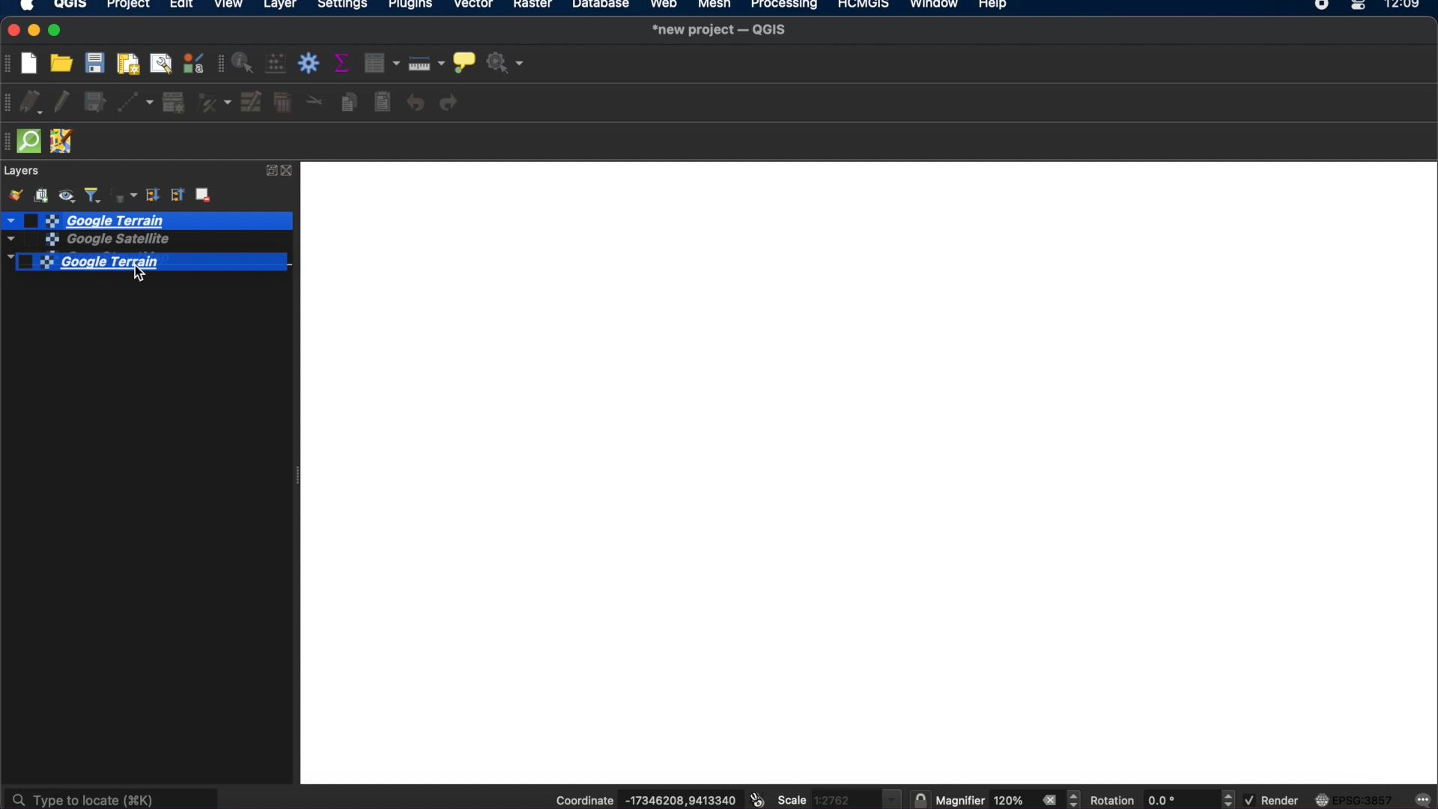  What do you see at coordinates (64, 142) in the screenshot?
I see `JOSM remote` at bounding box center [64, 142].